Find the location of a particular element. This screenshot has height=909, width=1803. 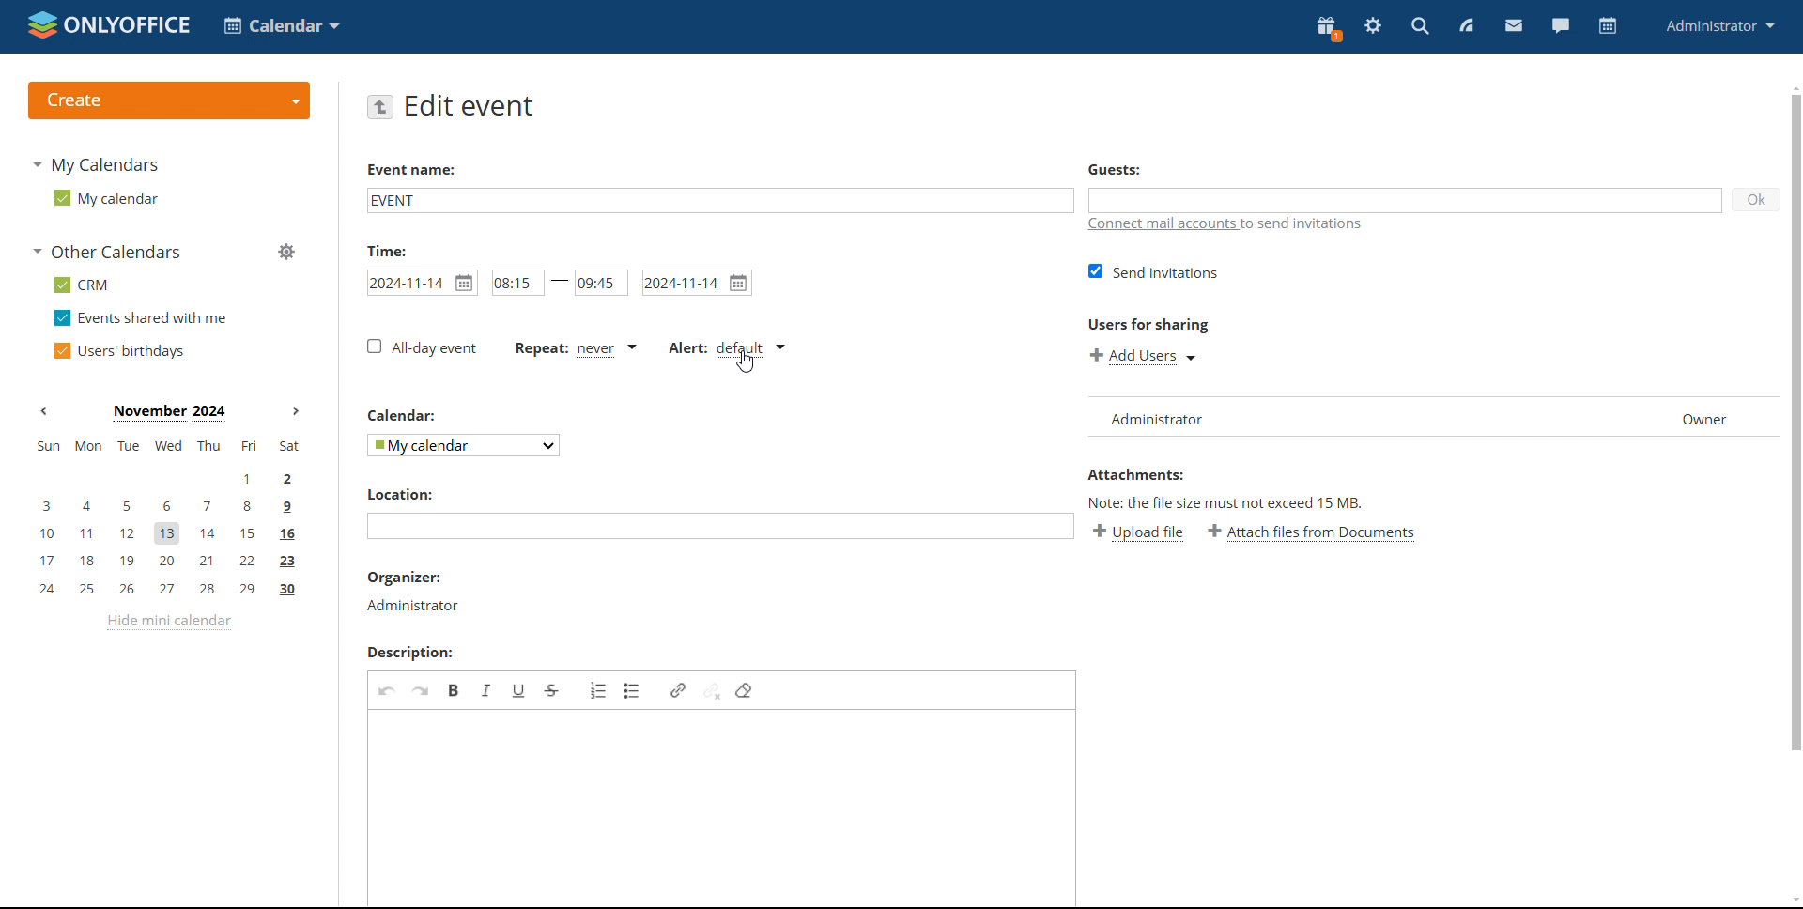

location label is located at coordinates (404, 496).